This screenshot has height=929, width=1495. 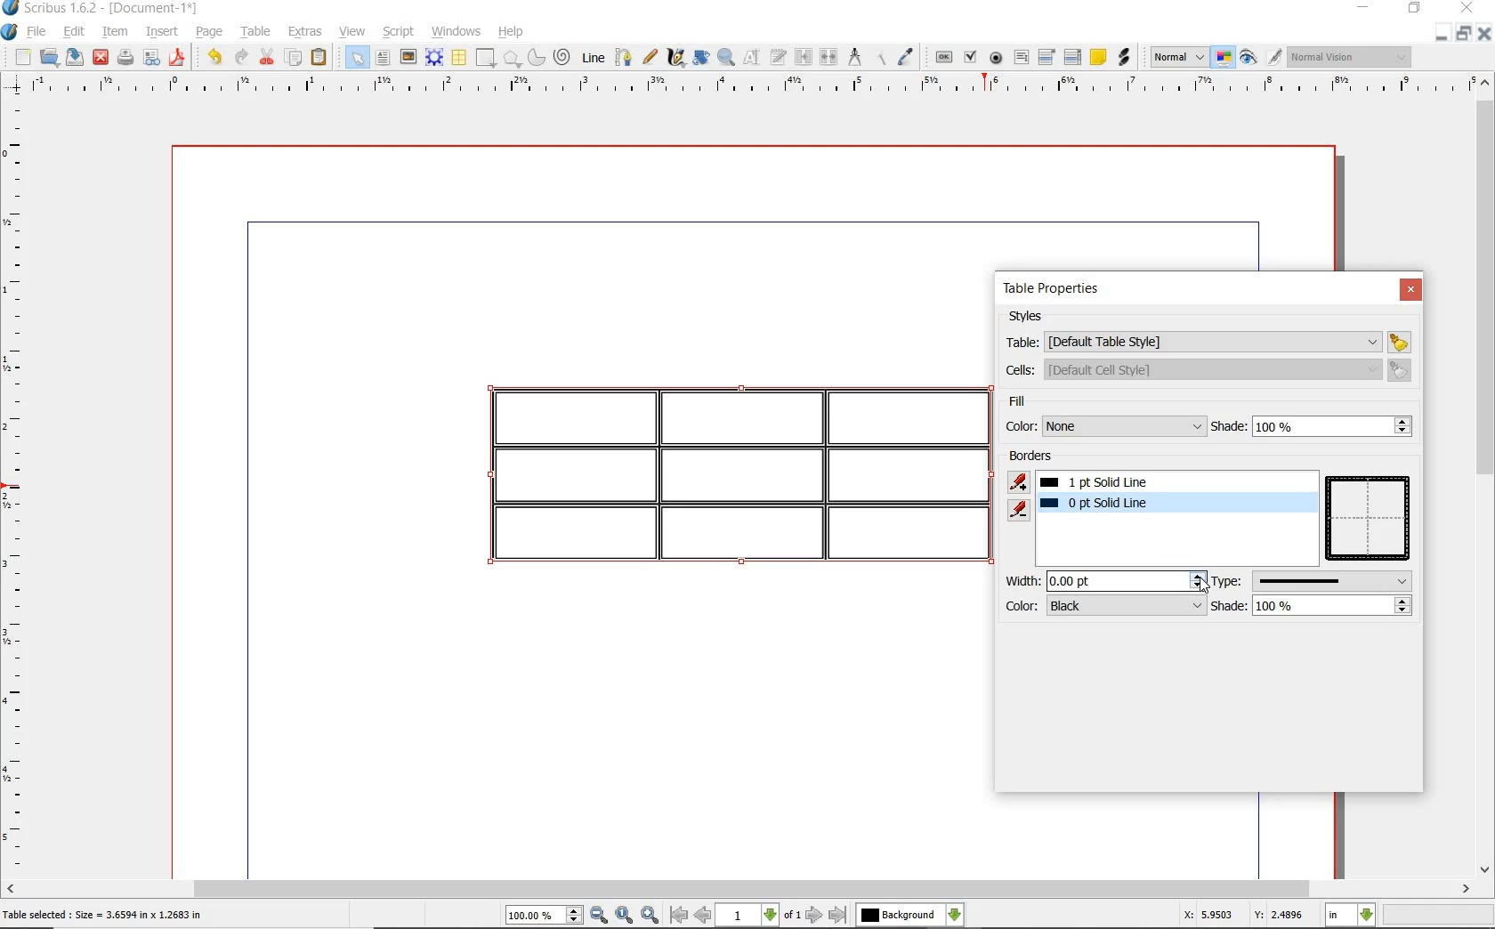 What do you see at coordinates (778, 57) in the screenshot?
I see `edit text with story editor` at bounding box center [778, 57].